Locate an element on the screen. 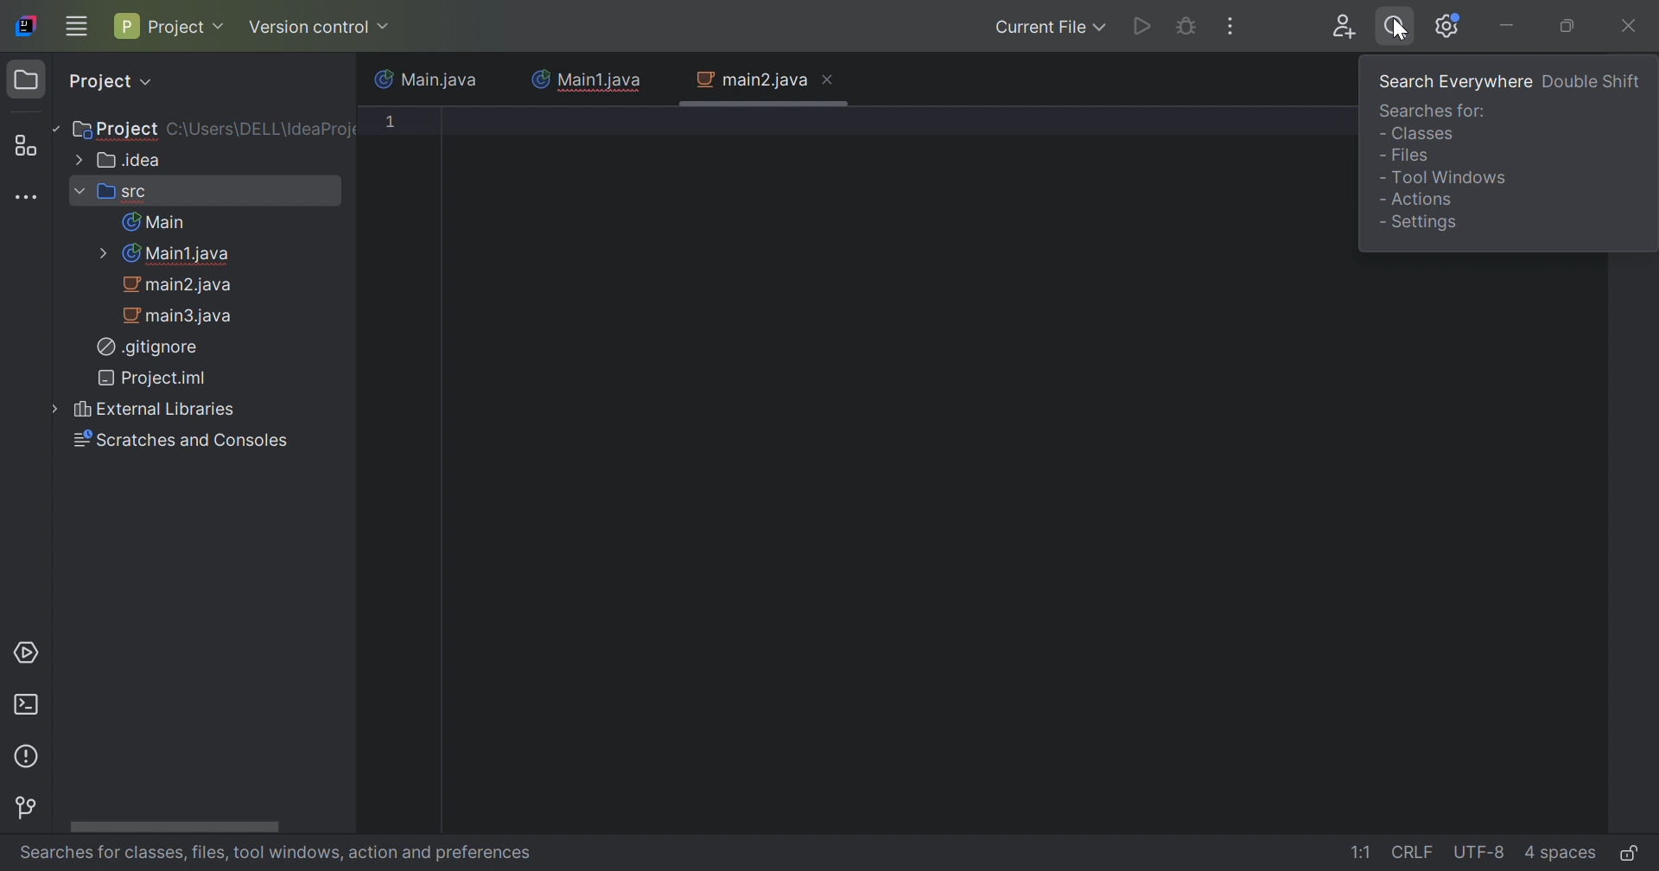 The width and height of the screenshot is (1659, 871). - Actions is located at coordinates (1415, 200).